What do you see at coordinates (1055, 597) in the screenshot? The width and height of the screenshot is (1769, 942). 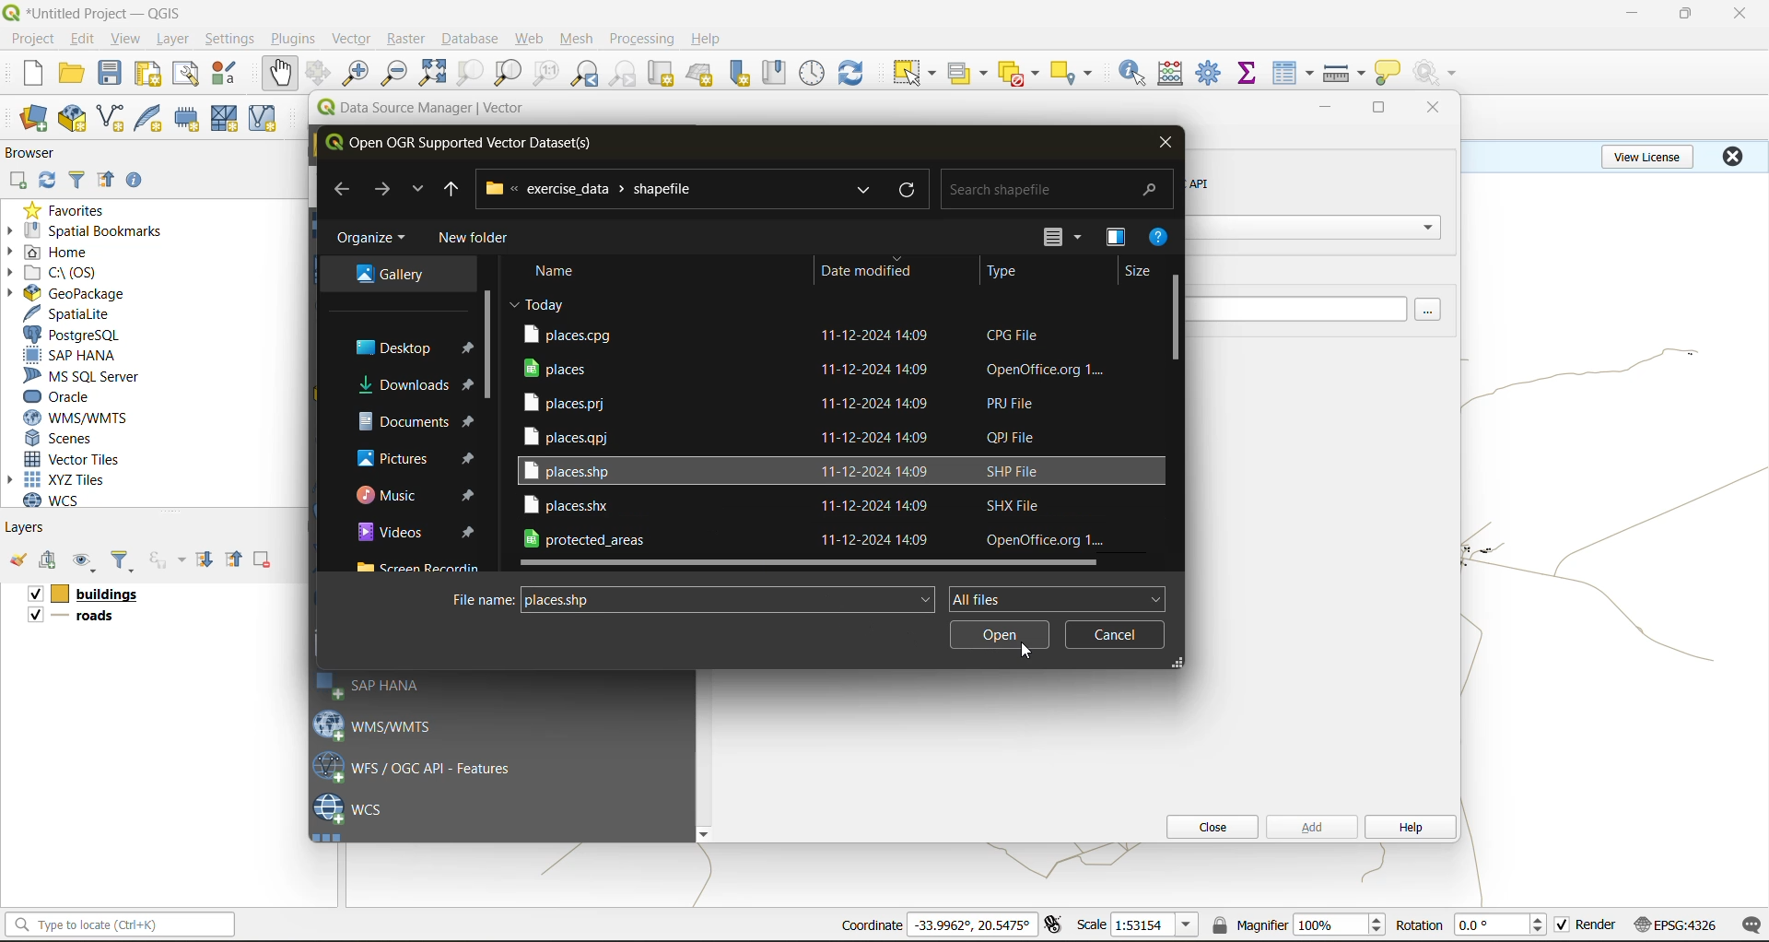 I see `all files` at bounding box center [1055, 597].